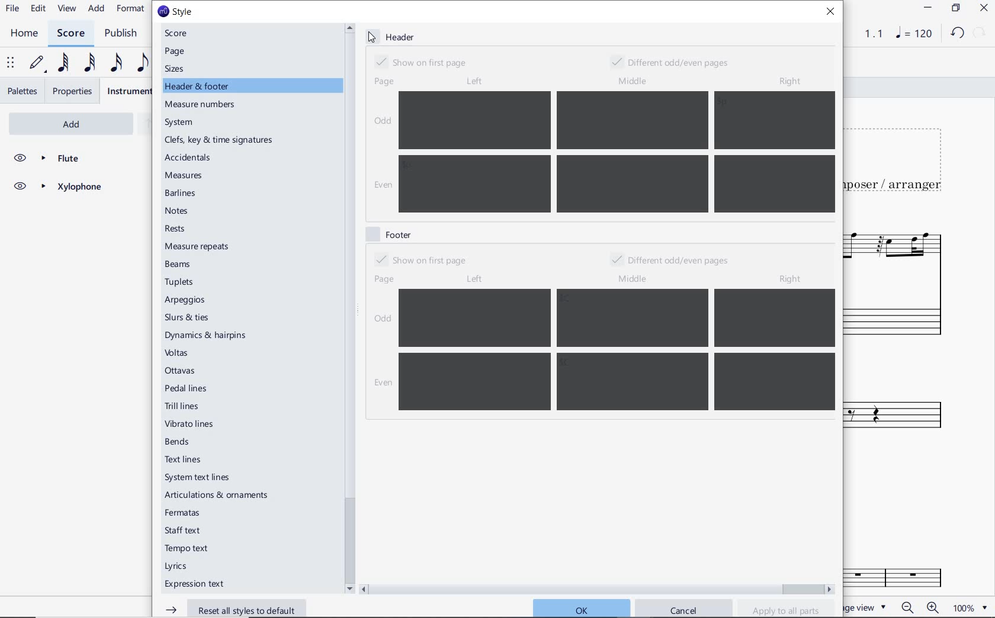 The width and height of the screenshot is (995, 618). I want to click on even, so click(382, 186).